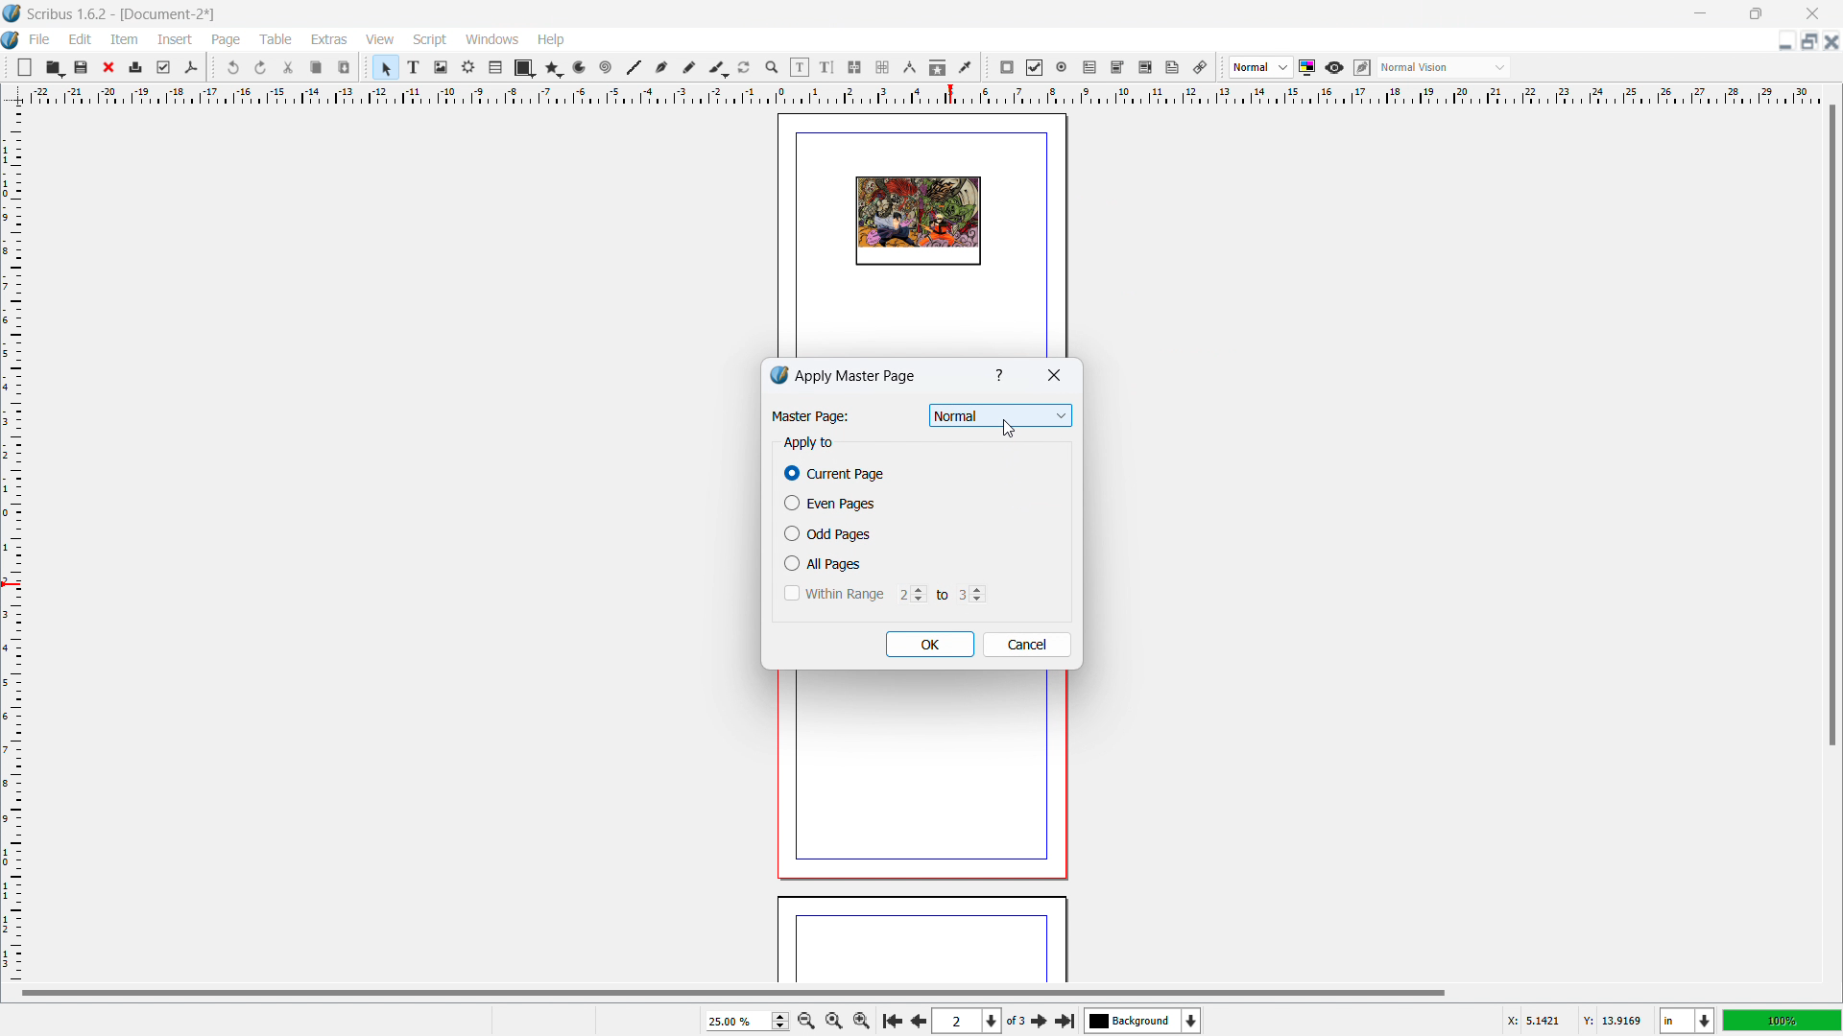 Image resolution: width=1843 pixels, height=1036 pixels. I want to click on pdf checkbox, so click(1034, 67).